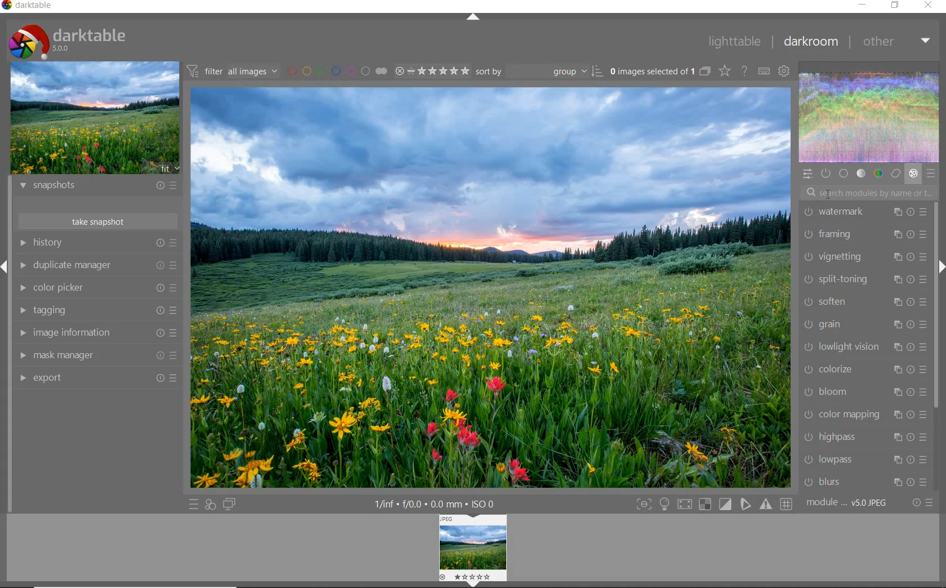  Describe the element at coordinates (97, 243) in the screenshot. I see `history` at that location.